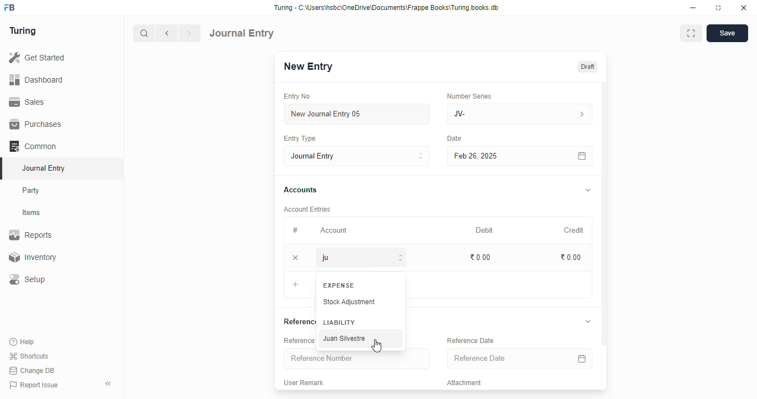 This screenshot has width=757, height=399. Describe the element at coordinates (349, 302) in the screenshot. I see `stock adjustment` at that location.